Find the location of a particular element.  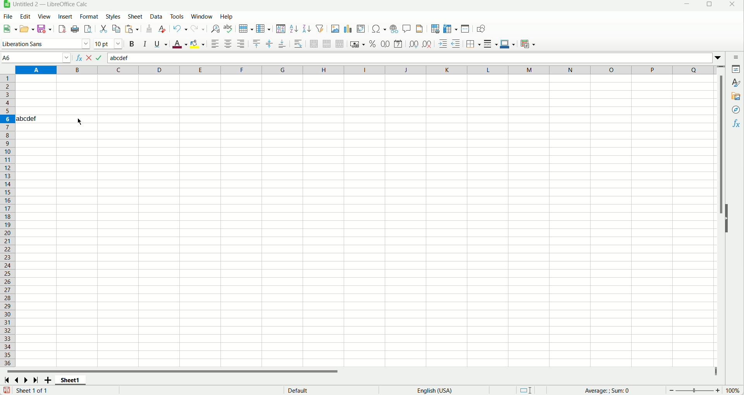

hide is located at coordinates (728, 219).